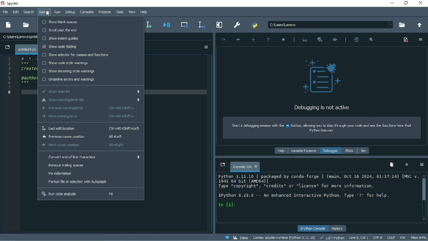 The height and width of the screenshot is (241, 428). Describe the element at coordinates (372, 39) in the screenshot. I see `Search frames` at that location.